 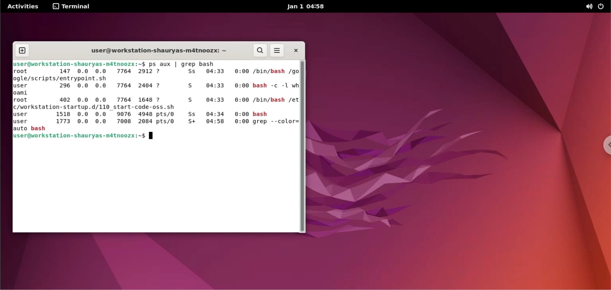 I want to click on more options, so click(x=277, y=51).